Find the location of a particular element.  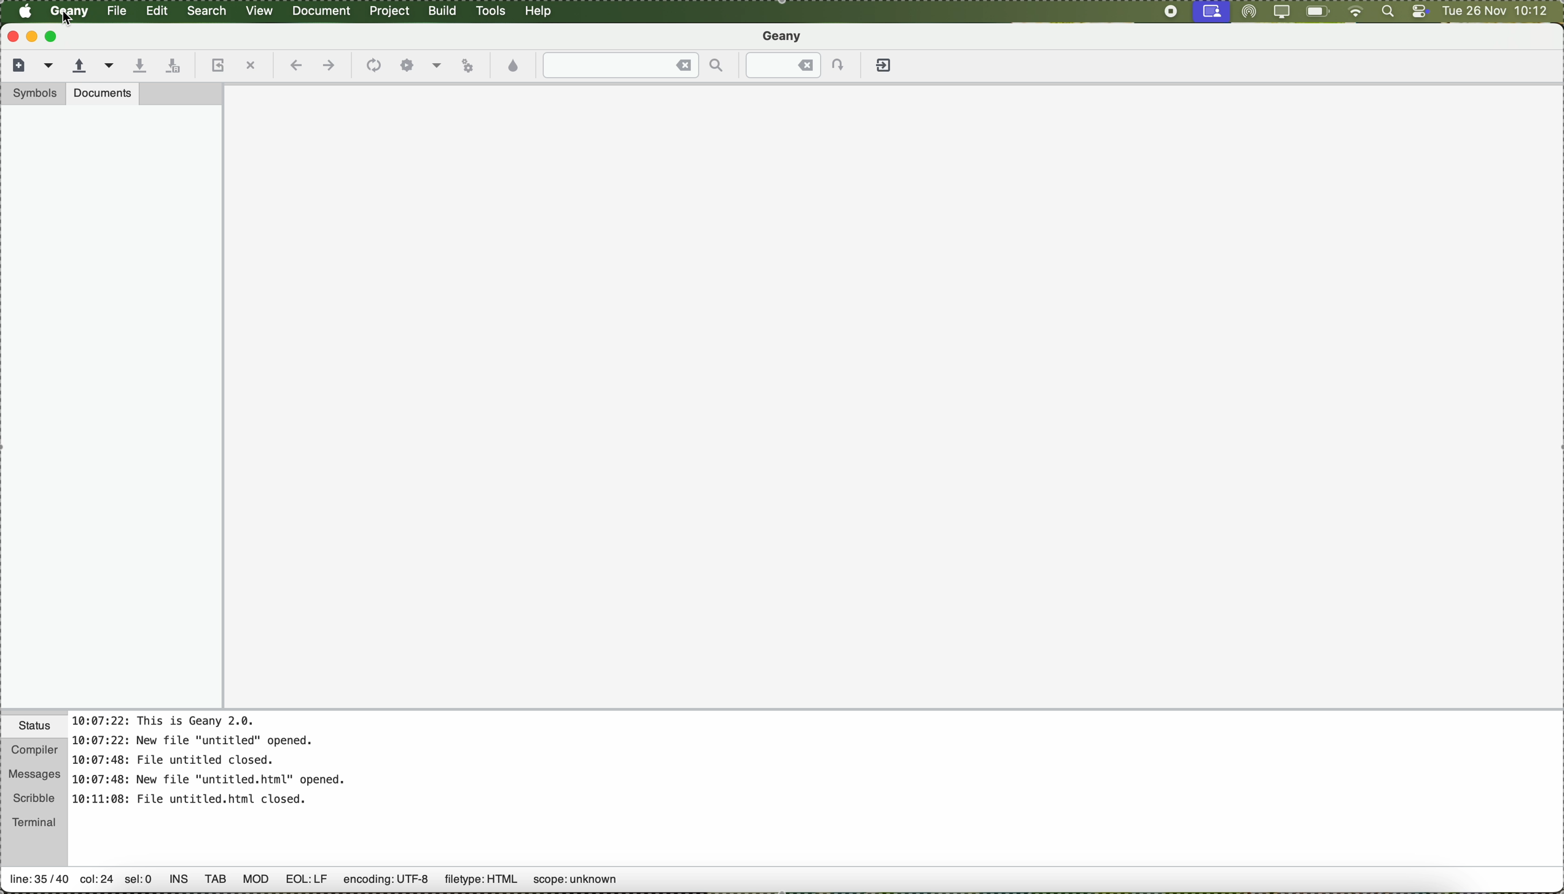

maximize Geany is located at coordinates (55, 39).